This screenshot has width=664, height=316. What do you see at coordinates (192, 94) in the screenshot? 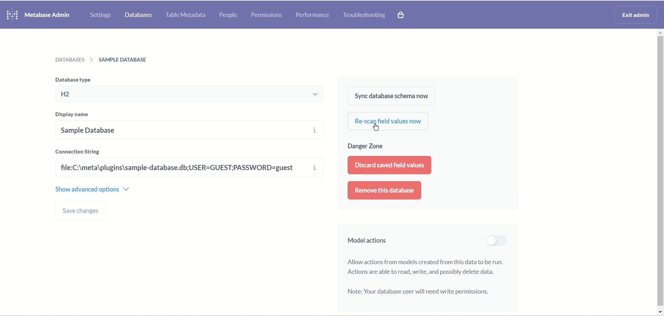
I see `database type` at bounding box center [192, 94].